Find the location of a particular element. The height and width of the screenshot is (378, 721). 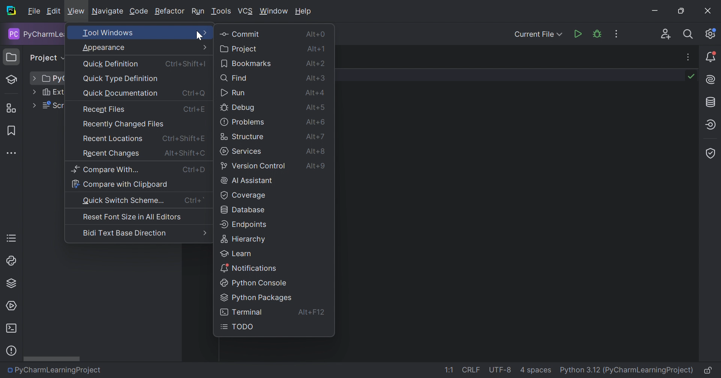

Project is located at coordinates (238, 49).